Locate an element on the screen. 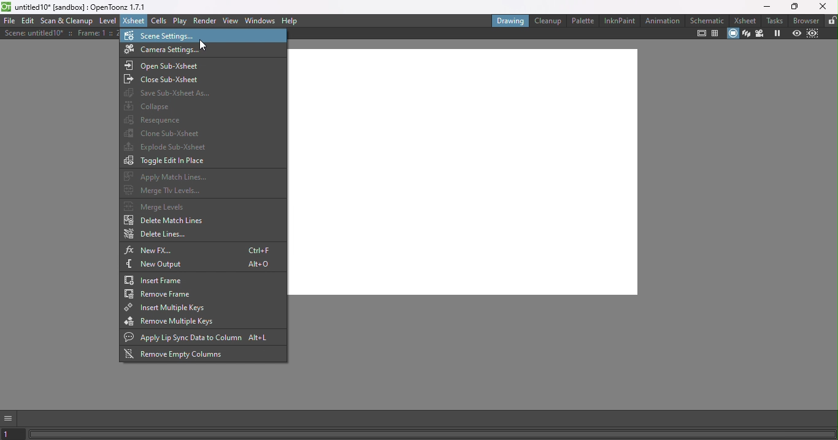 The height and width of the screenshot is (440, 838). Cursor is located at coordinates (204, 45).